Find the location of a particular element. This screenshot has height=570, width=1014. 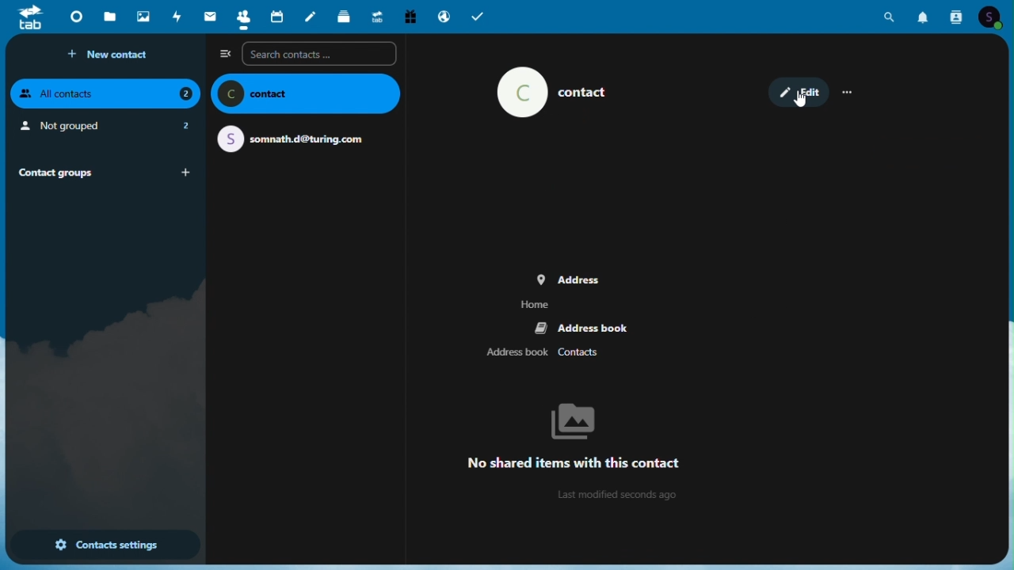

Mail is located at coordinates (207, 17).